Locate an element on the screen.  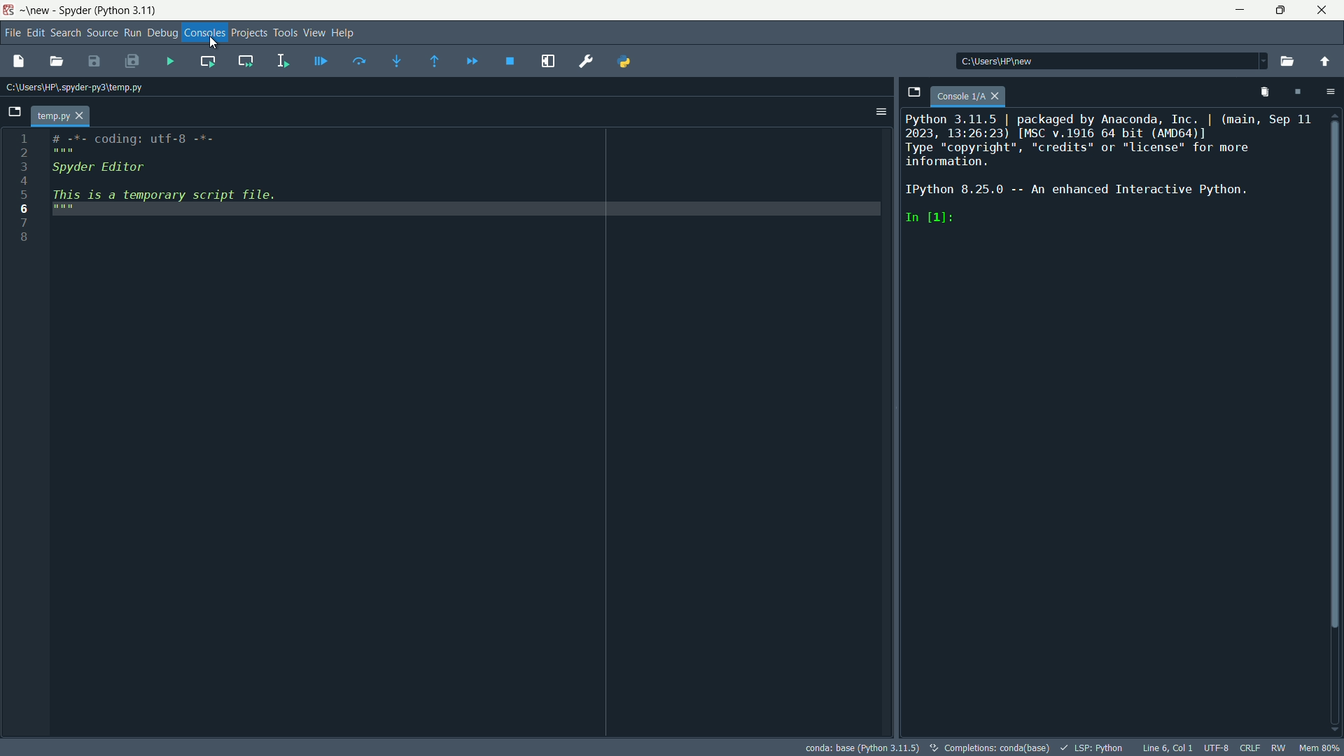
crlf is located at coordinates (1250, 748).